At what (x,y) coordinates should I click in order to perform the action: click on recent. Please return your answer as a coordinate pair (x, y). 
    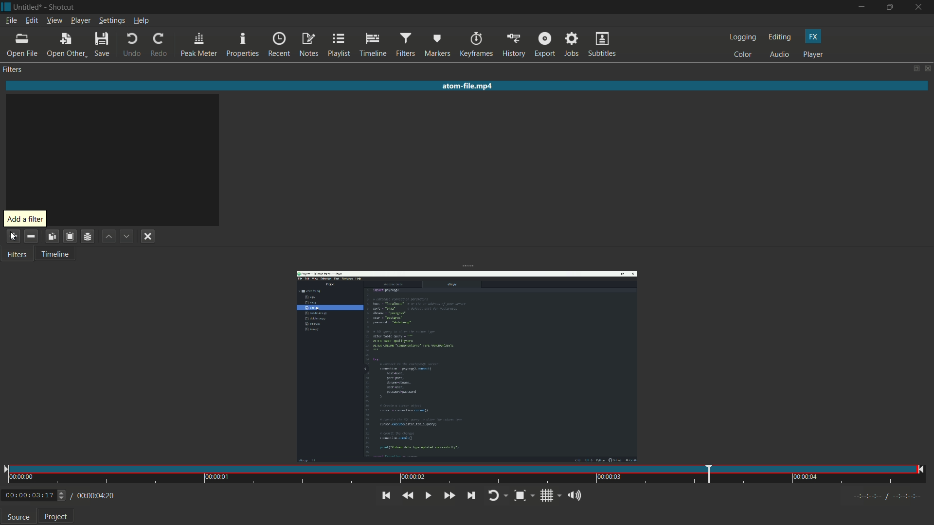
    Looking at the image, I should click on (279, 45).